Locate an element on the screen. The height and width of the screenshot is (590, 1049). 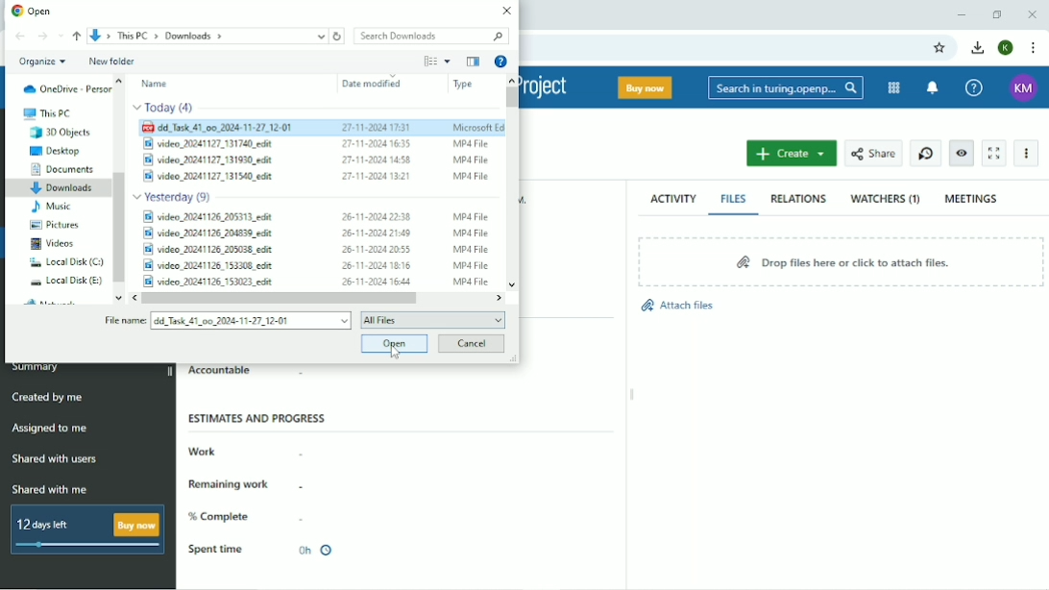
Minimize is located at coordinates (962, 14).